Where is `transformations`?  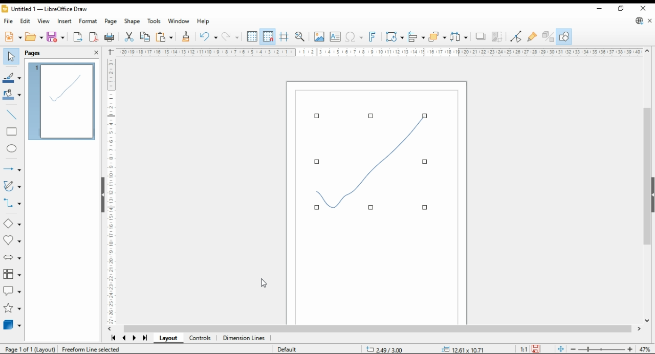
transformations is located at coordinates (394, 37).